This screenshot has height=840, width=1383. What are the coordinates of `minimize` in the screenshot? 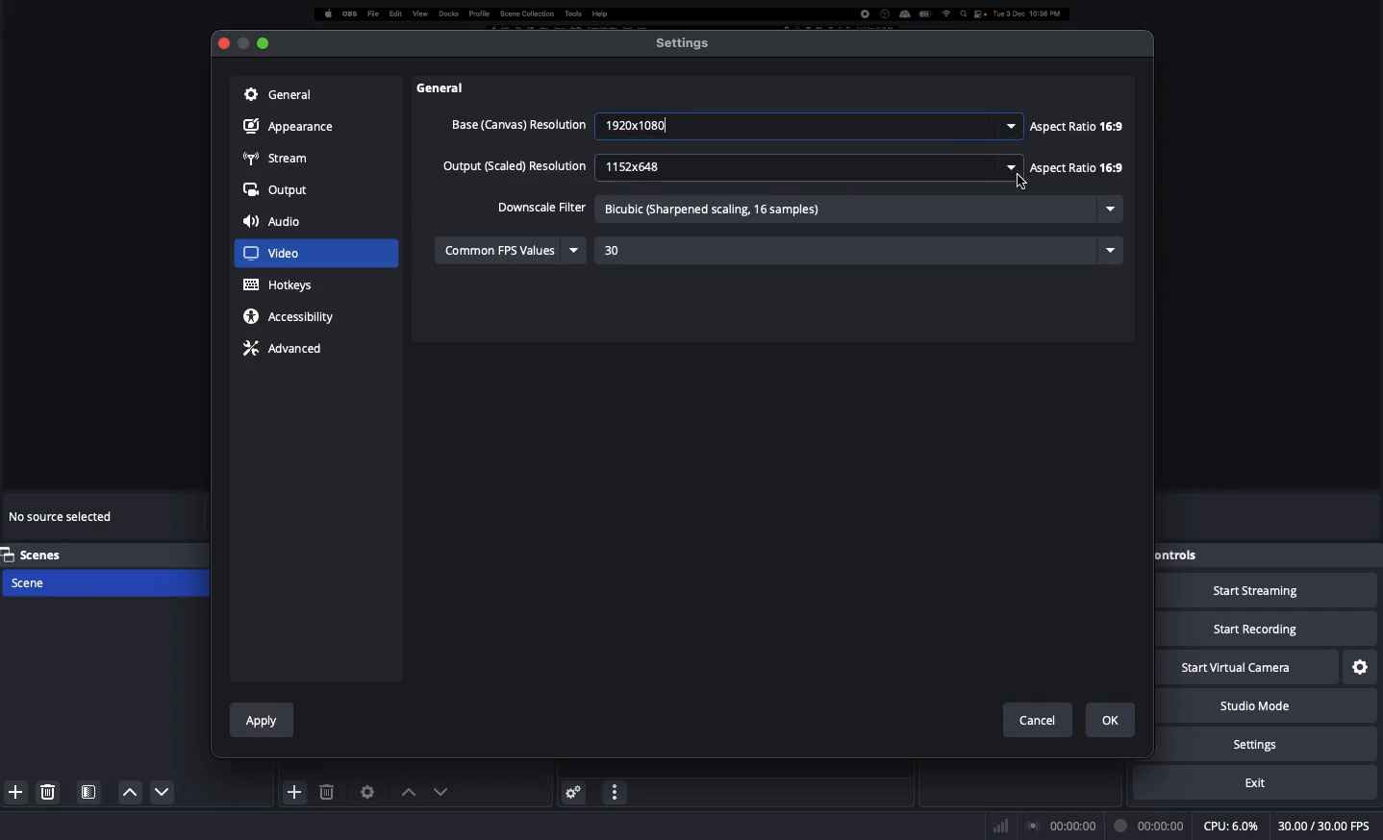 It's located at (264, 39).